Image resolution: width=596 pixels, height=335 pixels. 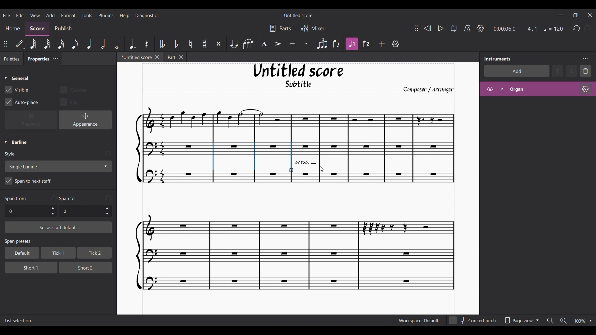 What do you see at coordinates (313, 28) in the screenshot?
I see `Mixer settings` at bounding box center [313, 28].